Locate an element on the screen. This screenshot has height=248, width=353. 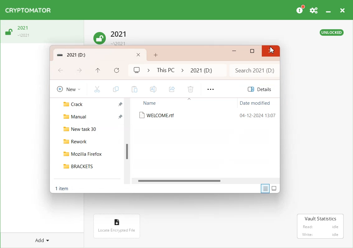
Please Consider donating is located at coordinates (300, 9).